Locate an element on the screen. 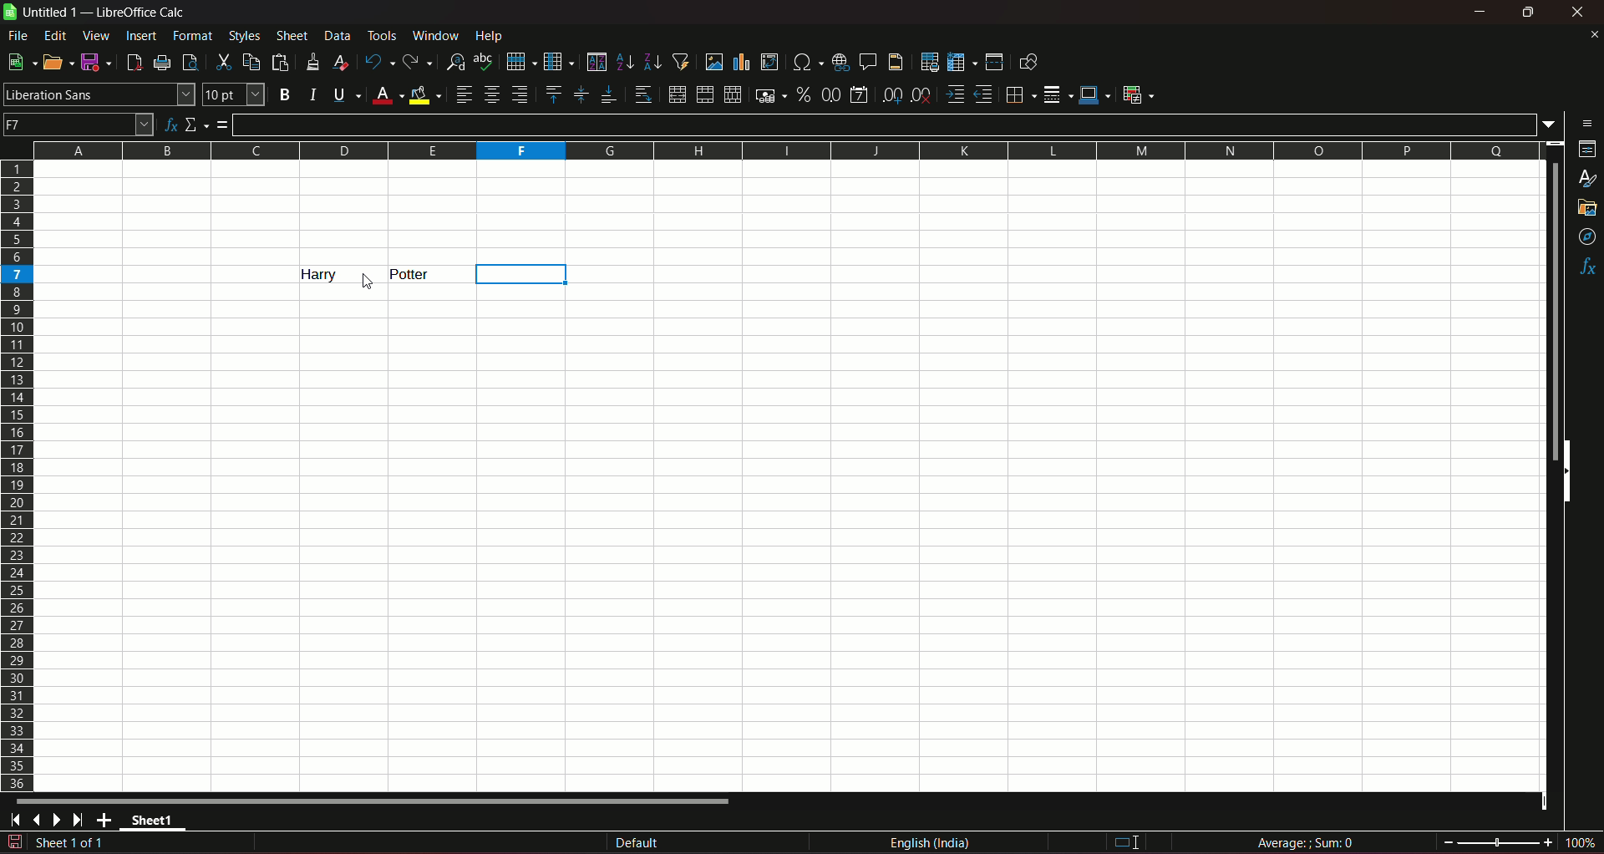 The width and height of the screenshot is (1604, 854). increase indent is located at coordinates (953, 94).